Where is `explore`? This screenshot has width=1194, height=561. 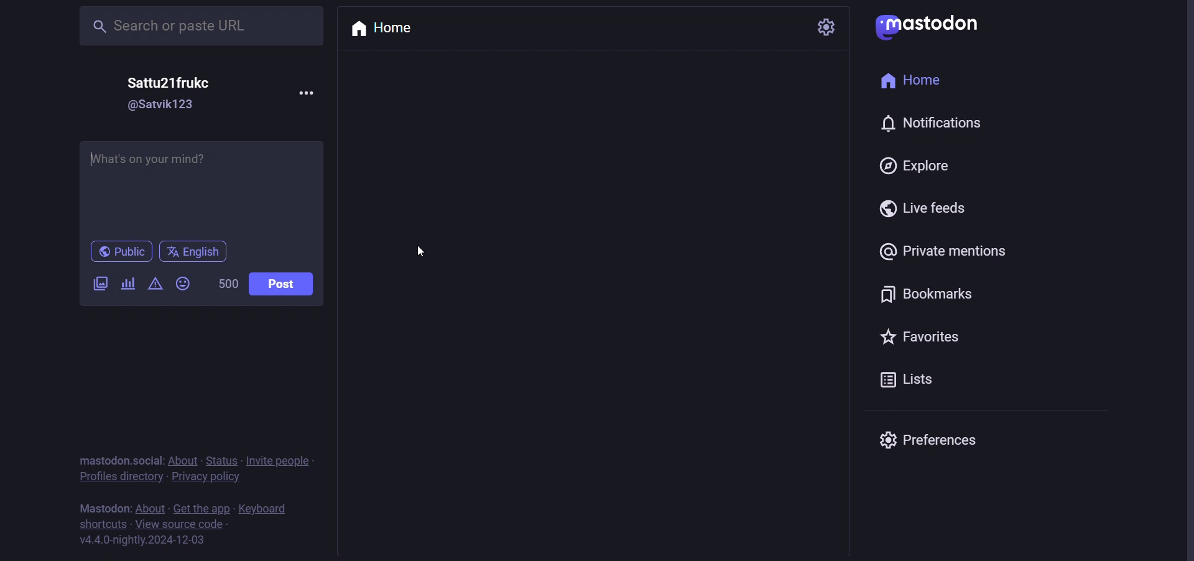
explore is located at coordinates (917, 167).